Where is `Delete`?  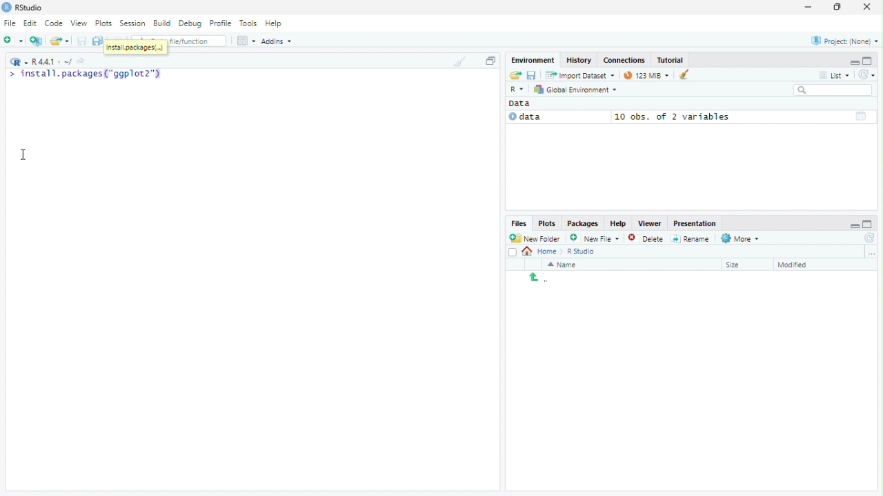
Delete is located at coordinates (646, 238).